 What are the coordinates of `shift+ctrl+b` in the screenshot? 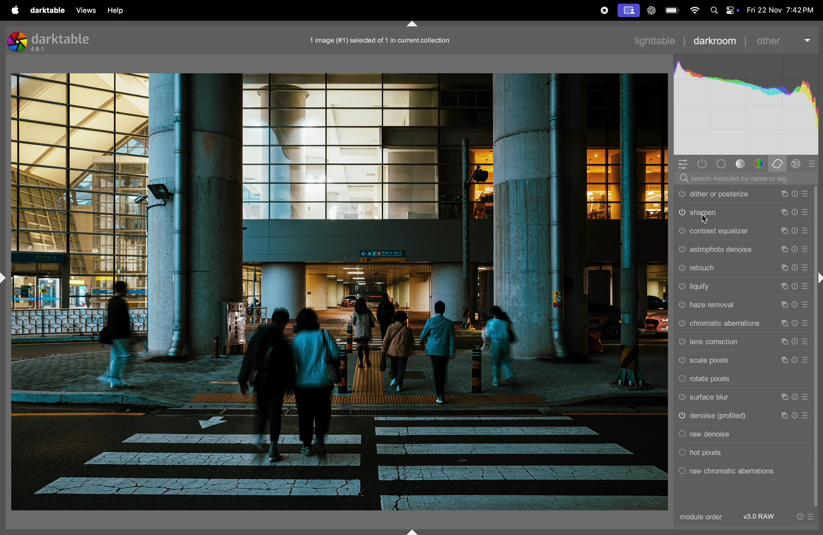 It's located at (412, 531).